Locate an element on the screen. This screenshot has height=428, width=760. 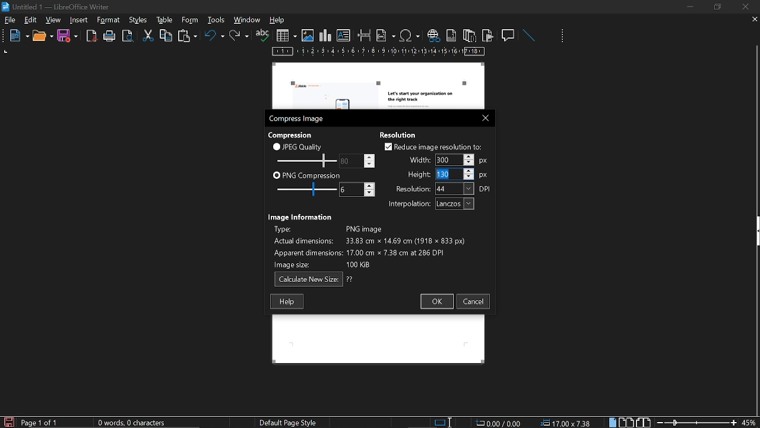
current window is located at coordinates (58, 6).